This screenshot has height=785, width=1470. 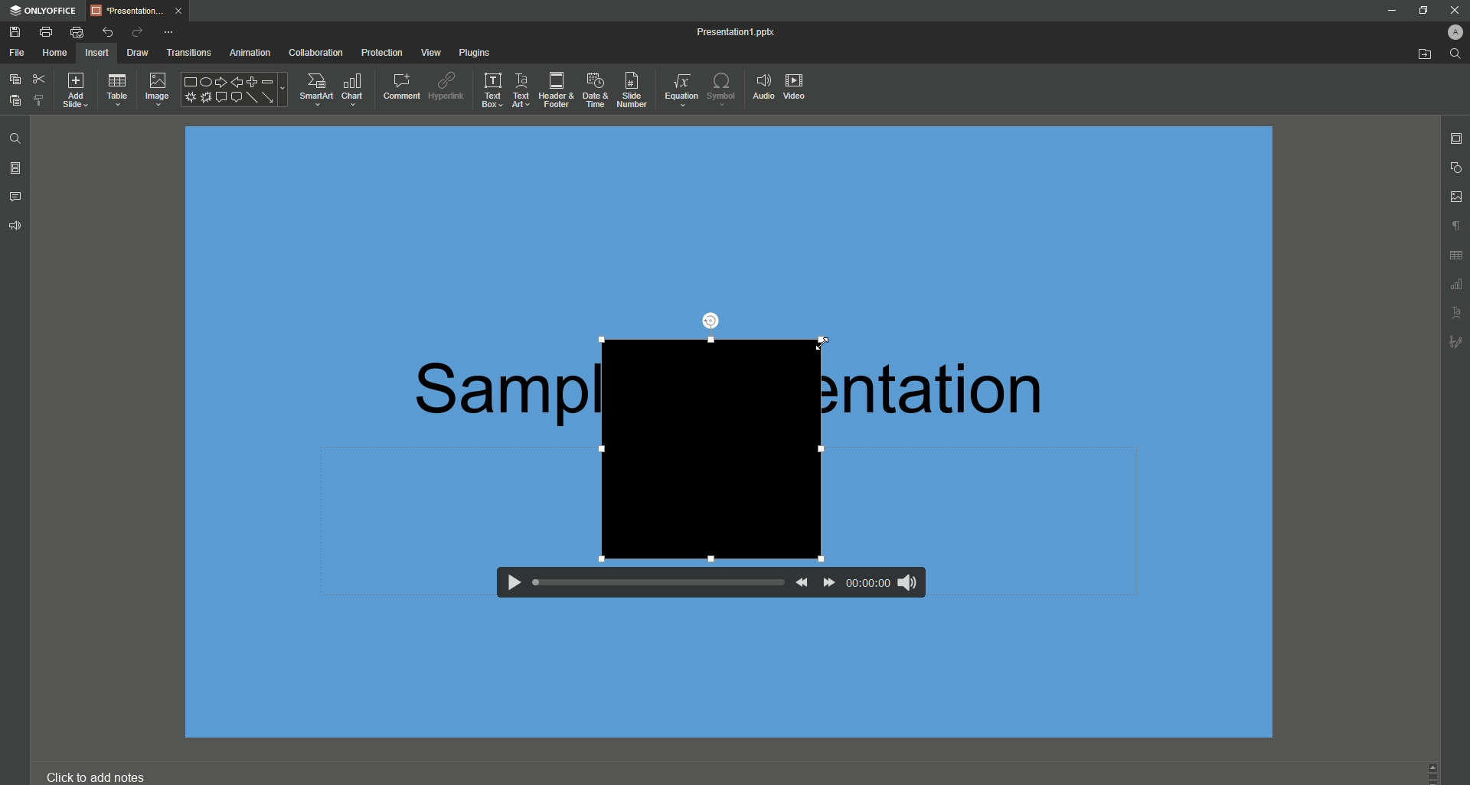 I want to click on Find, so click(x=14, y=139).